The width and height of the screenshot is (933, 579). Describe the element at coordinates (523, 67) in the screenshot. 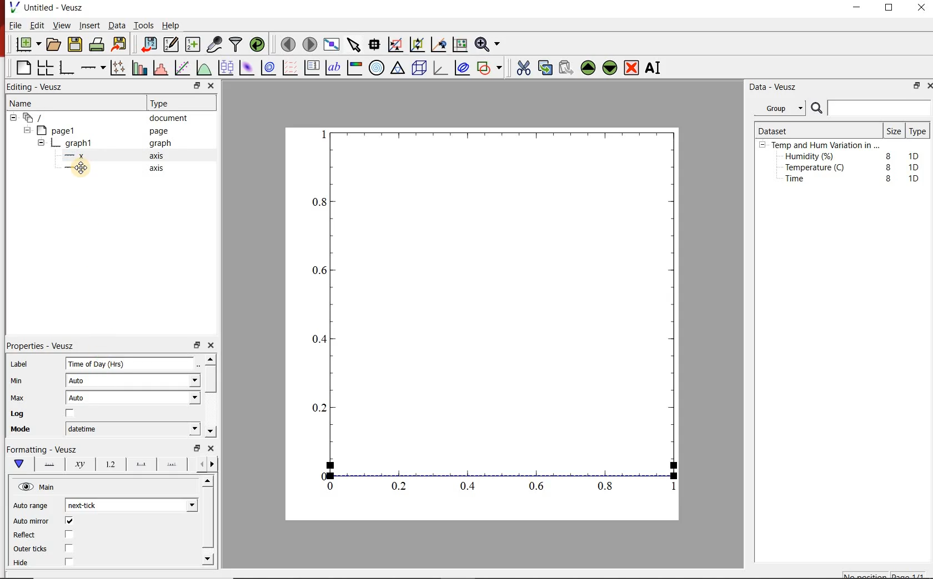

I see `cut the selected widget` at that location.